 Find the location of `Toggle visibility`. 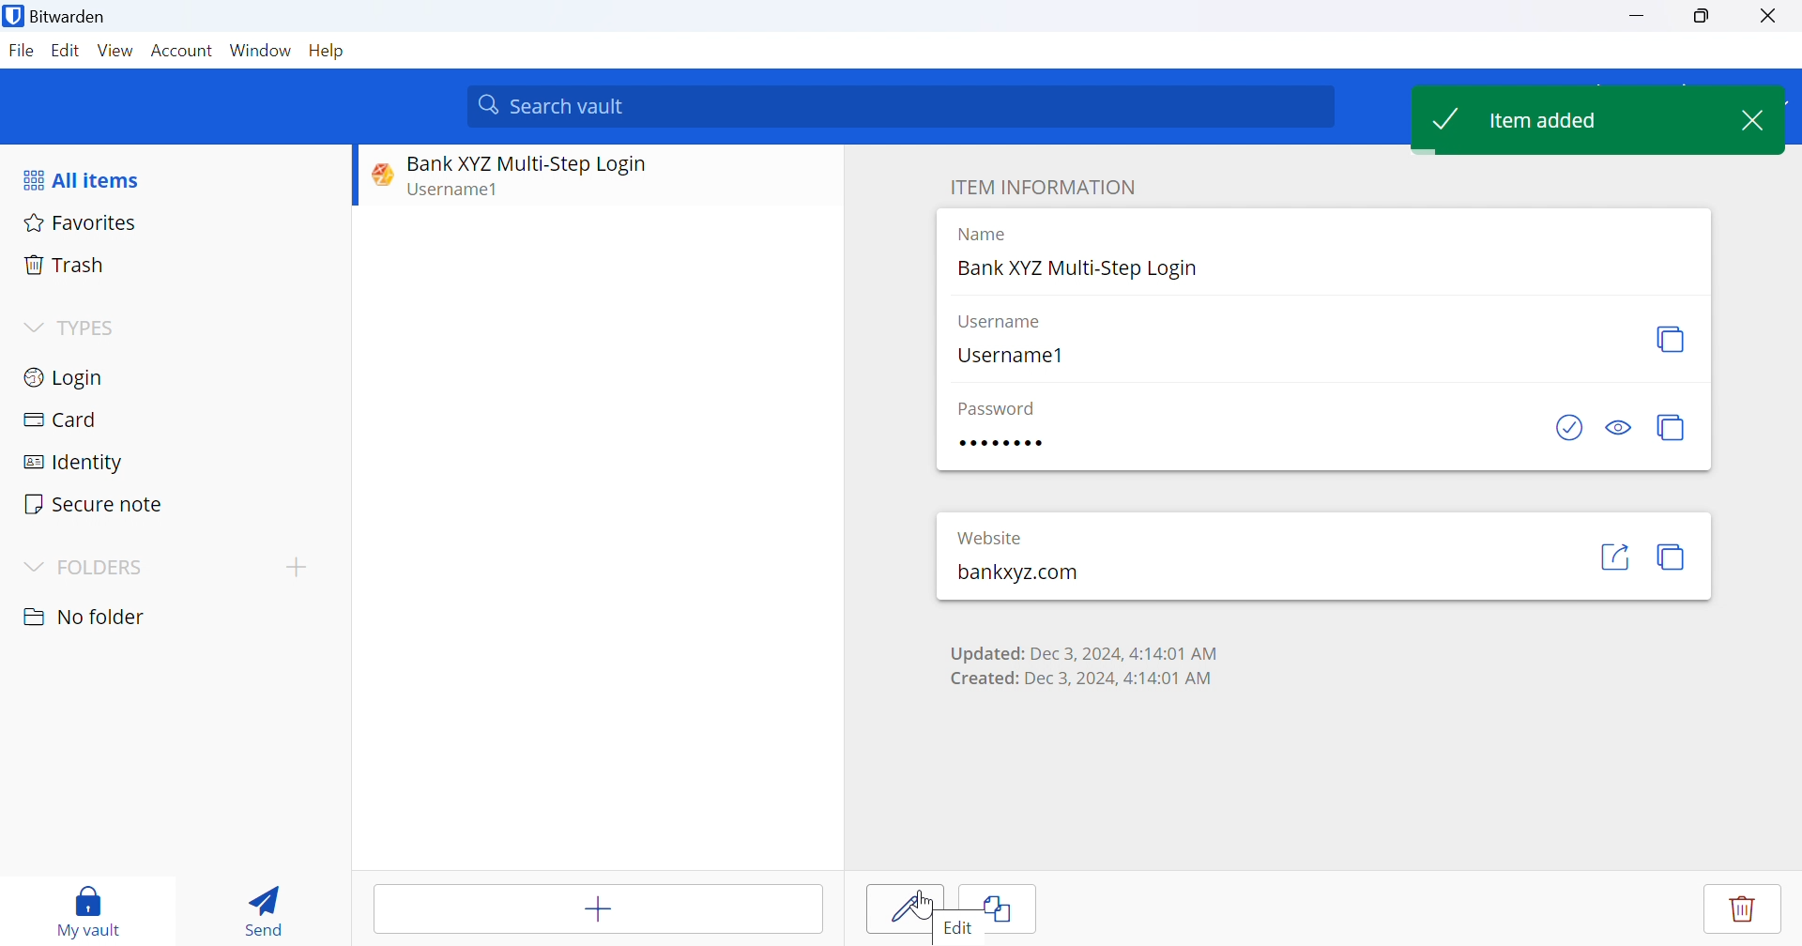

Toggle visibility is located at coordinates (1619, 430).